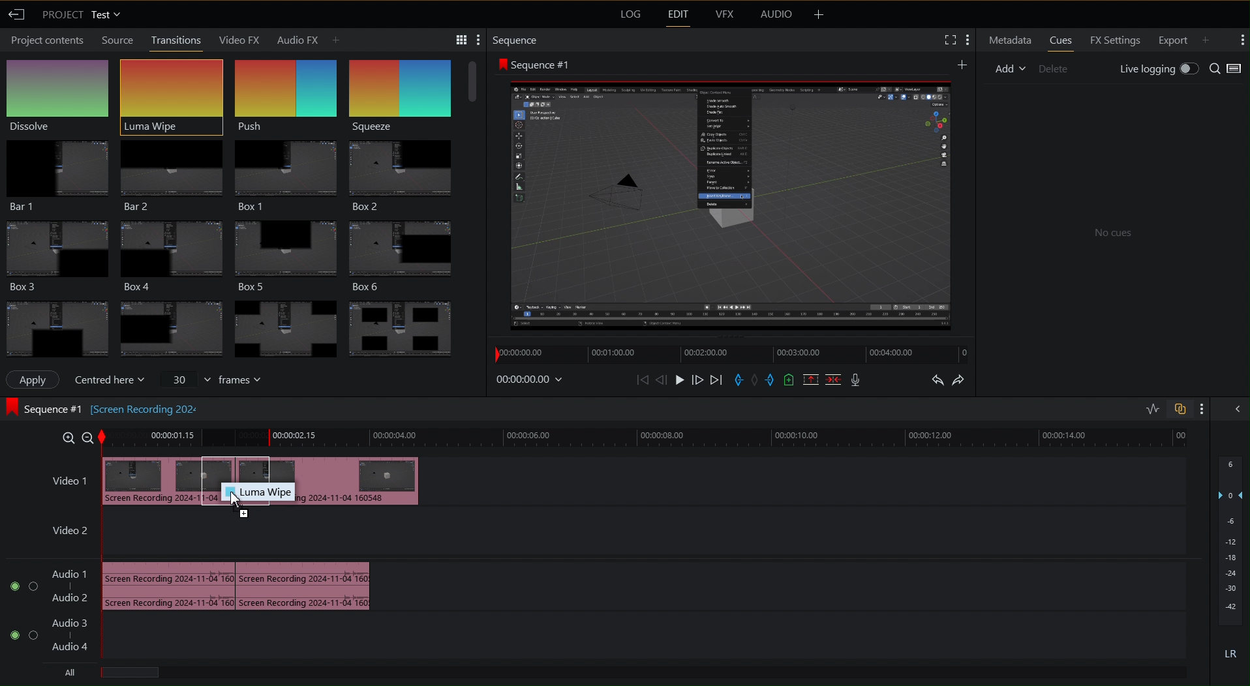 The width and height of the screenshot is (1250, 686). I want to click on Cursor, so click(238, 502).